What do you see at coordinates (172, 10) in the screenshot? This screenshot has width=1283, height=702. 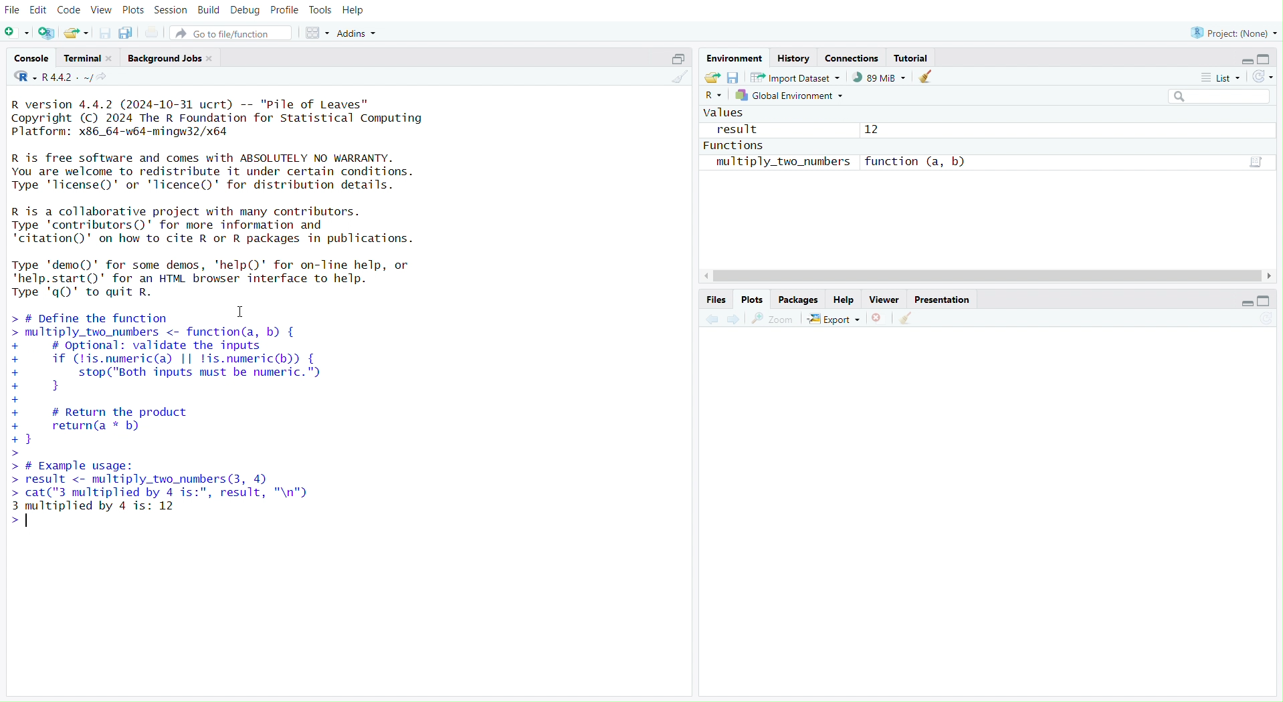 I see `Session` at bounding box center [172, 10].